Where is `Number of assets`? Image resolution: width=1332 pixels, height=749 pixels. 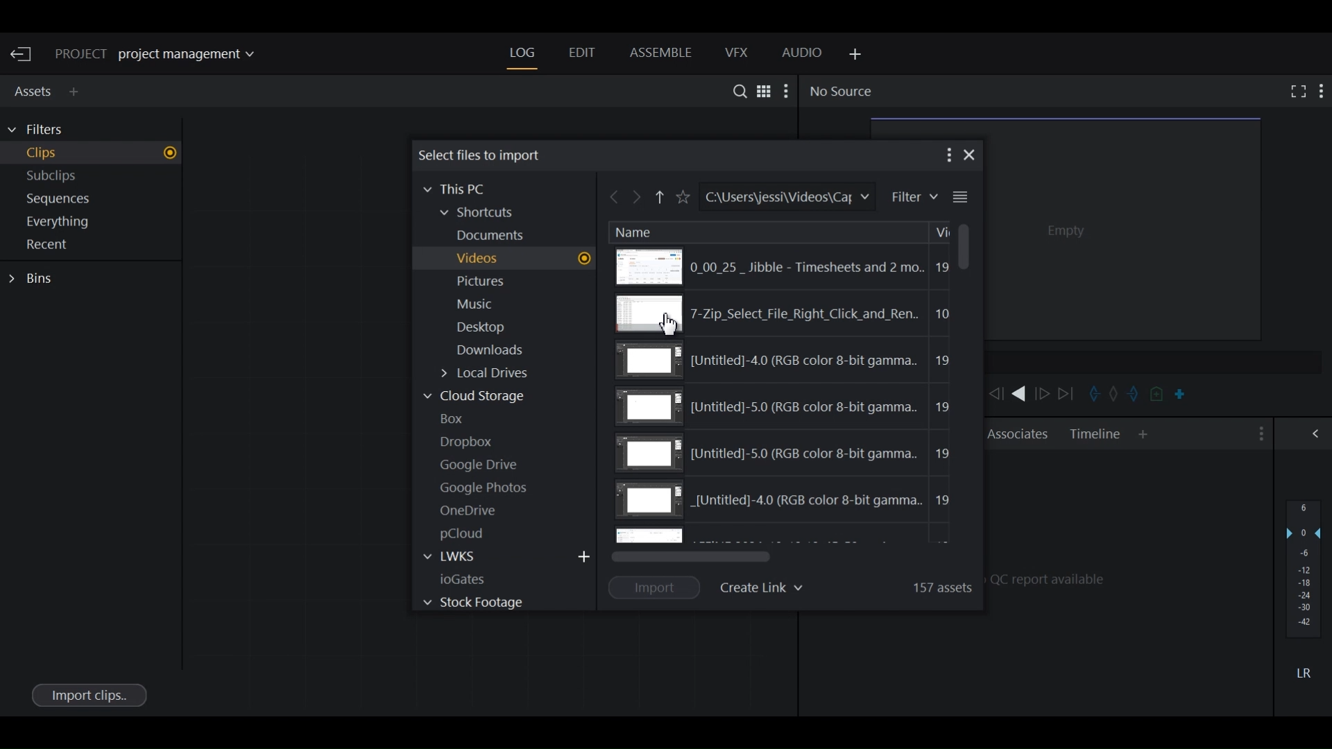 Number of assets is located at coordinates (939, 585).